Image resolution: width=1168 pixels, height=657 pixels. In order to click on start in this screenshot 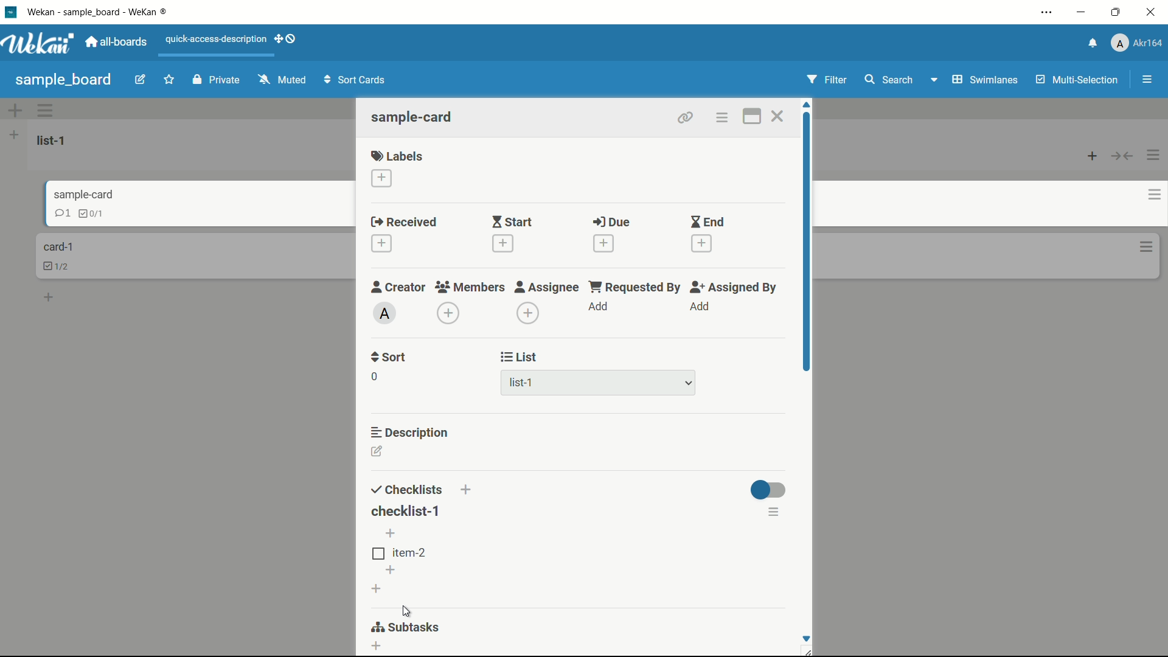, I will do `click(513, 221)`.